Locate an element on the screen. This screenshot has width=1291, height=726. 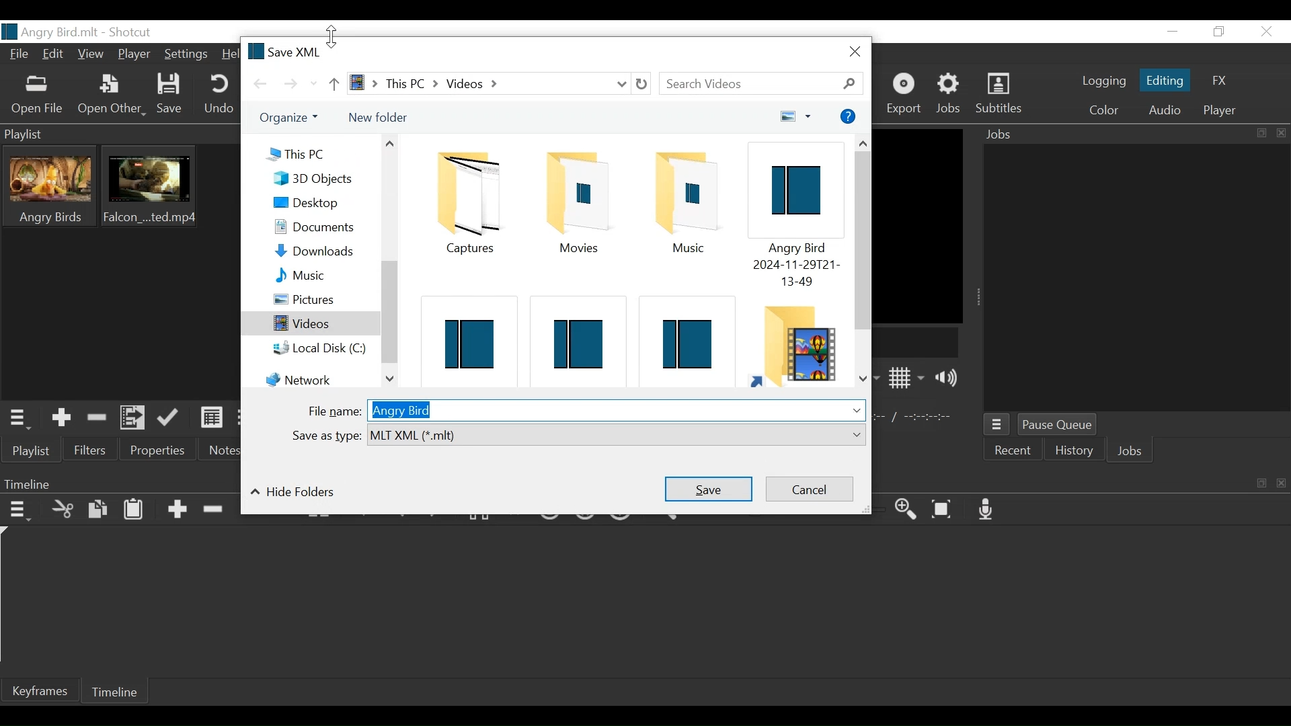
Ripple Delete is located at coordinates (212, 510).